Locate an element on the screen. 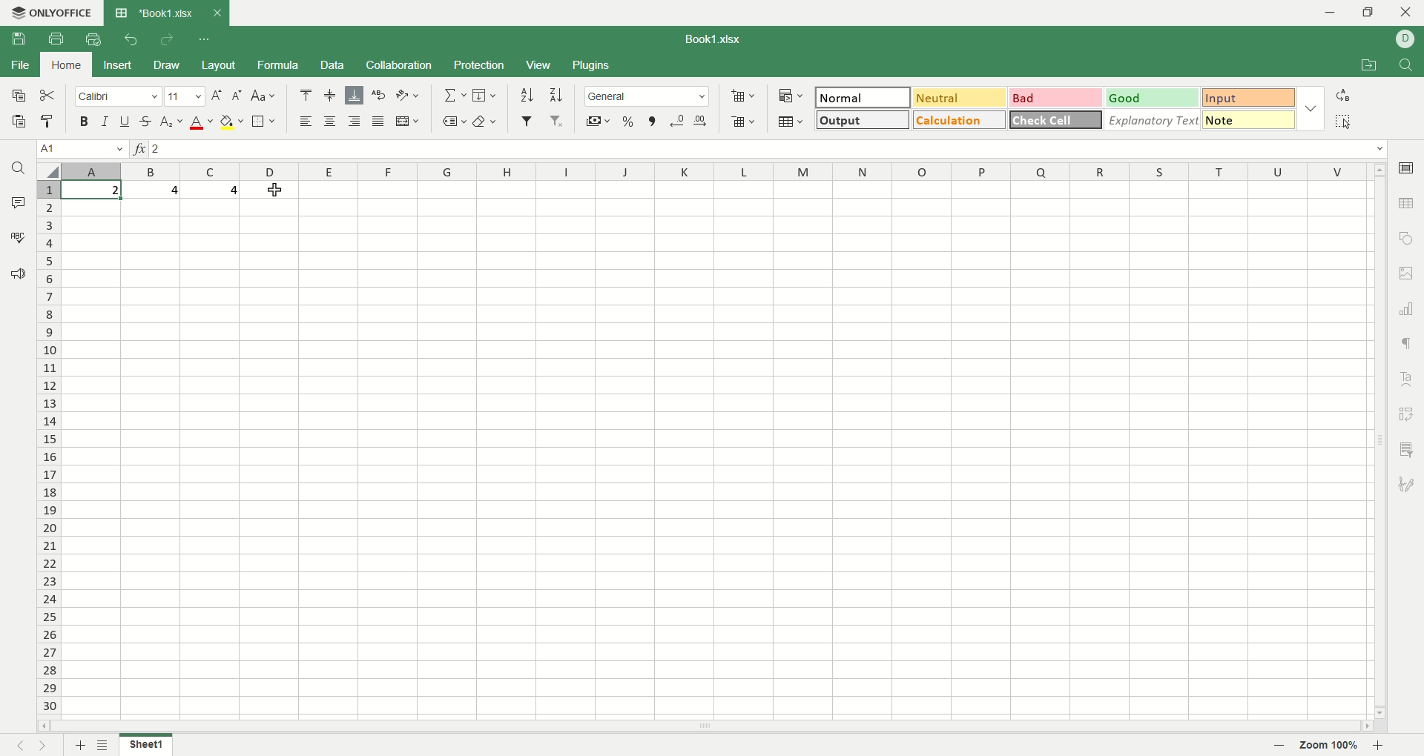 This screenshot has height=756, width=1424. file is located at coordinates (19, 64).